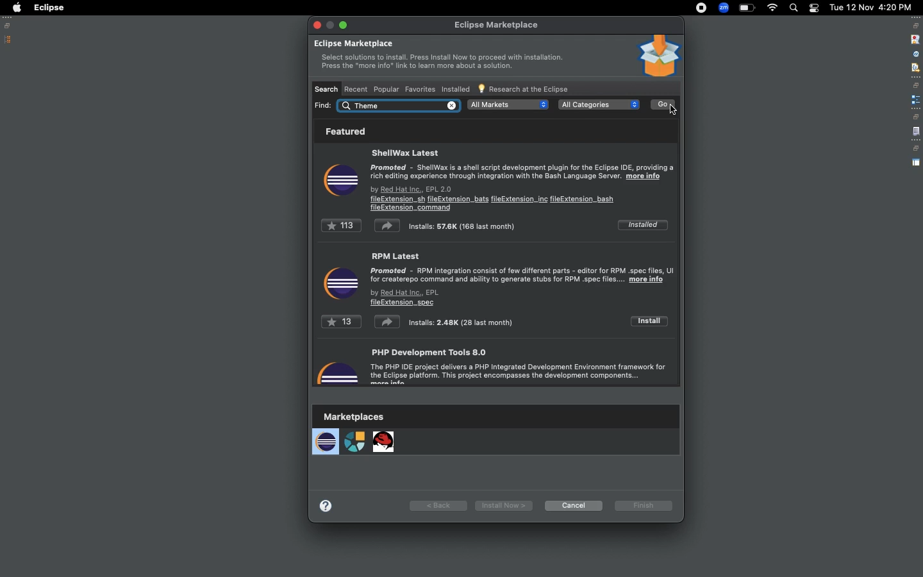 Image resolution: width=923 pixels, height=577 pixels. Describe the element at coordinates (915, 99) in the screenshot. I see `extension point` at that location.